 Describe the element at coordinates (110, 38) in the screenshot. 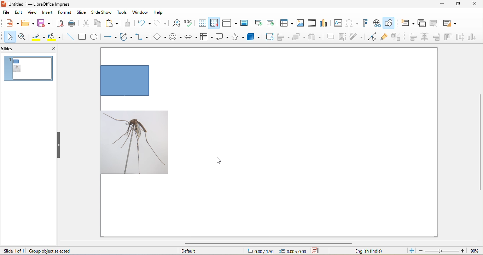

I see `lines and arrow` at that location.